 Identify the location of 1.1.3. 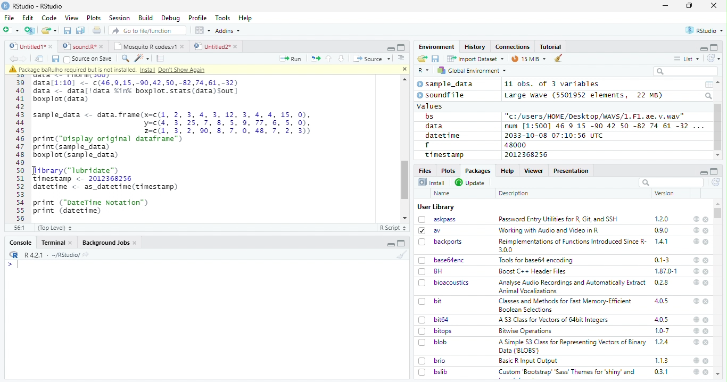
(662, 360).